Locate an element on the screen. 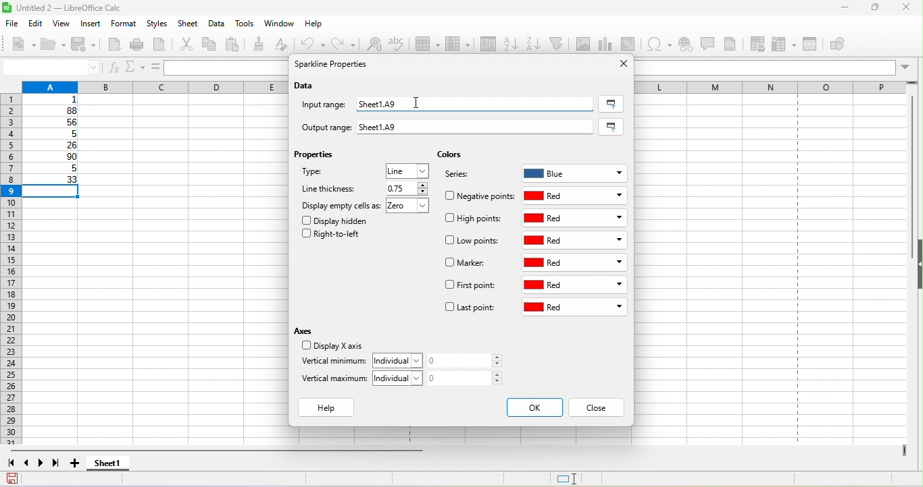 The height and width of the screenshot is (487, 923). scroll to first sheet is located at coordinates (11, 463).